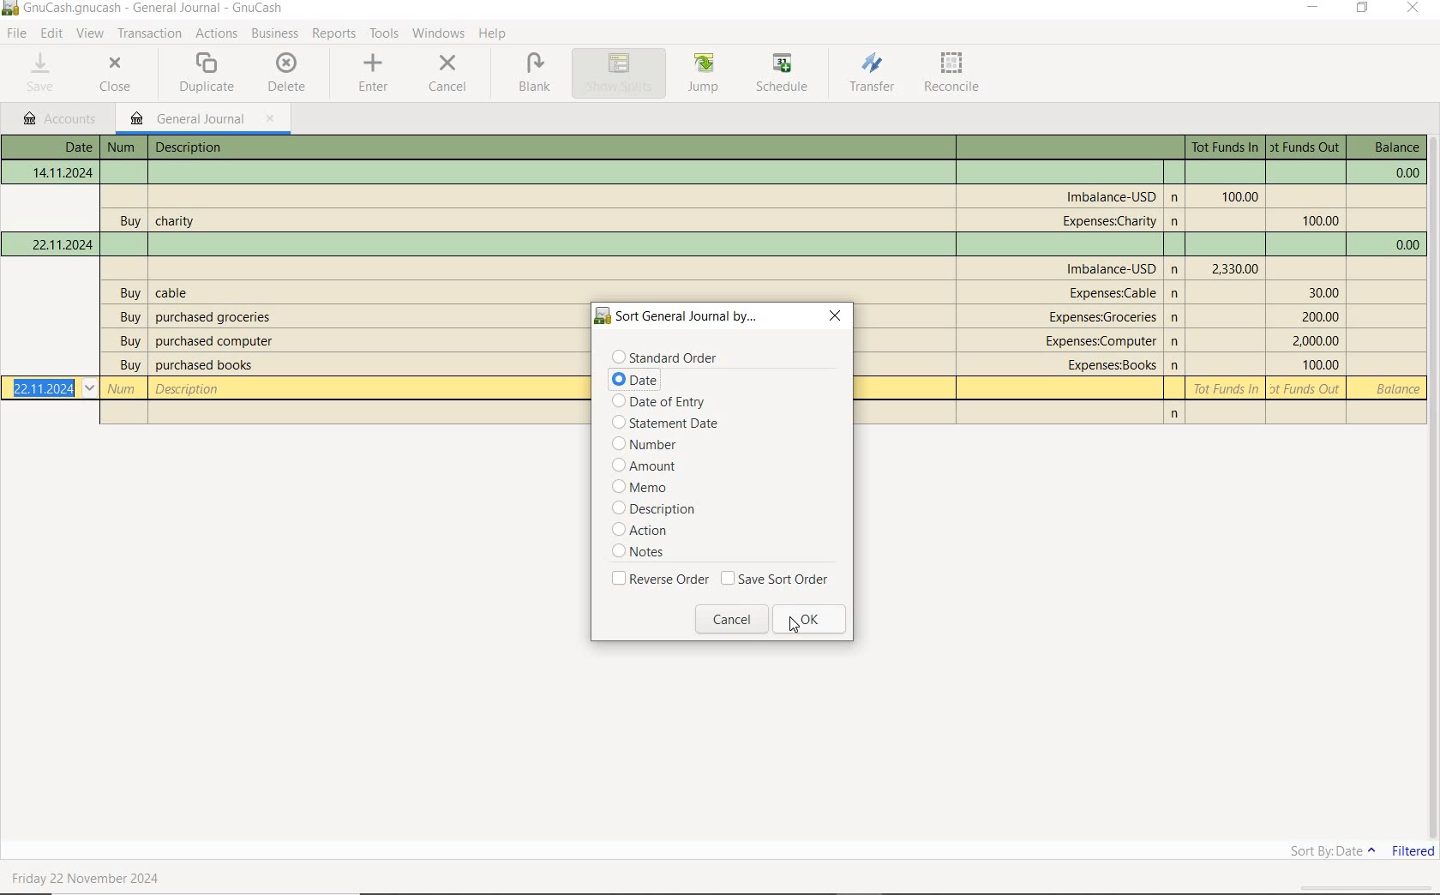  What do you see at coordinates (177, 219) in the screenshot?
I see `description` at bounding box center [177, 219].